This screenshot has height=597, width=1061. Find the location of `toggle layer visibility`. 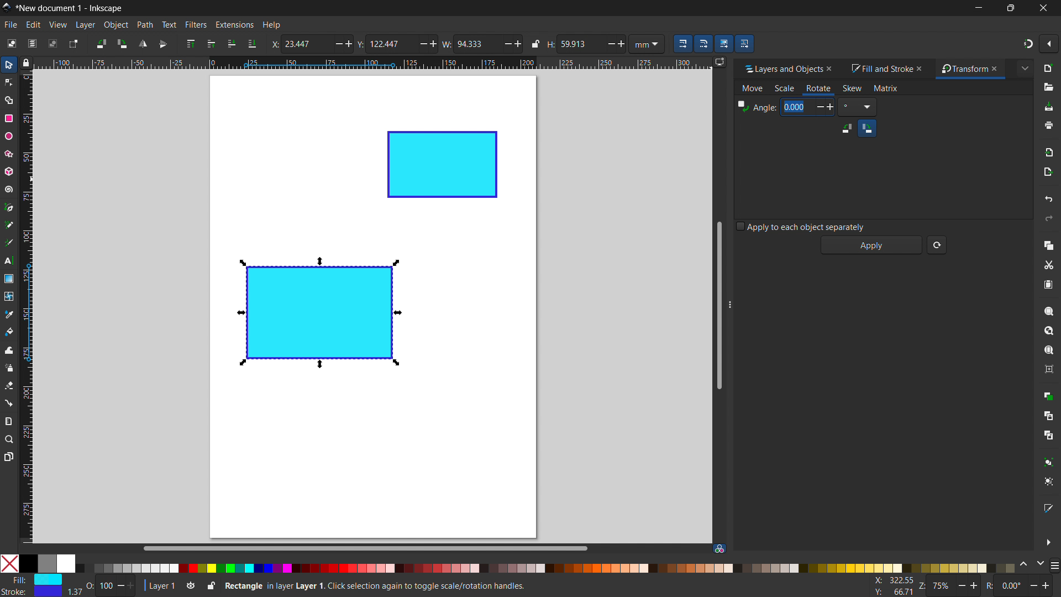

toggle layer visibility is located at coordinates (191, 586).